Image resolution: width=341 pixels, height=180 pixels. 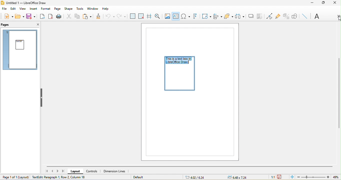 I want to click on close, so click(x=35, y=24).